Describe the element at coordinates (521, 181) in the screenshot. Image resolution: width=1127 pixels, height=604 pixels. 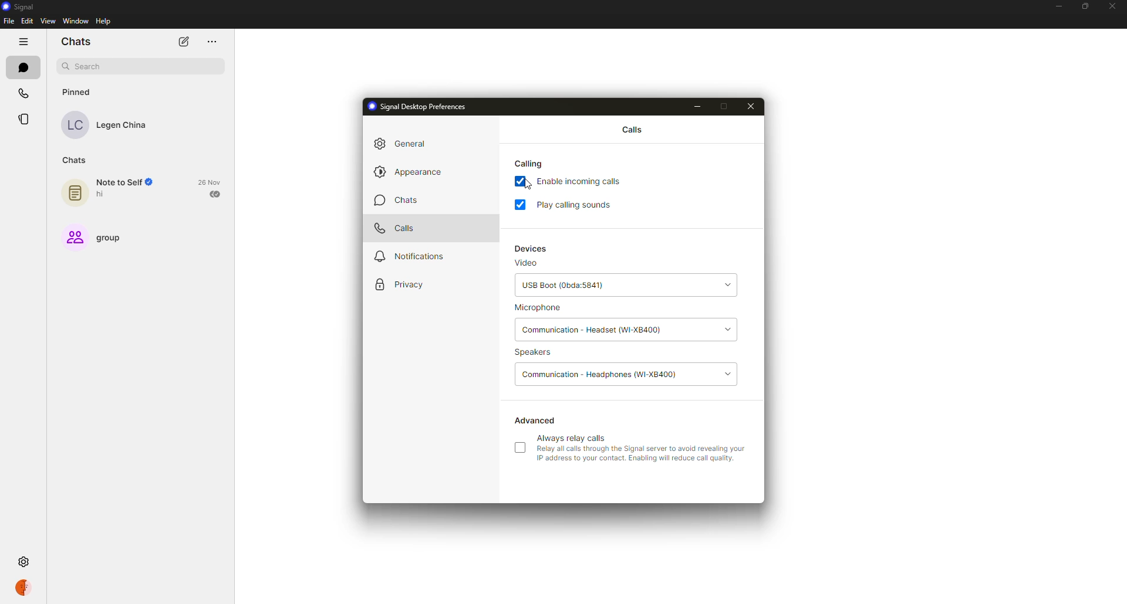
I see `enabled` at that location.